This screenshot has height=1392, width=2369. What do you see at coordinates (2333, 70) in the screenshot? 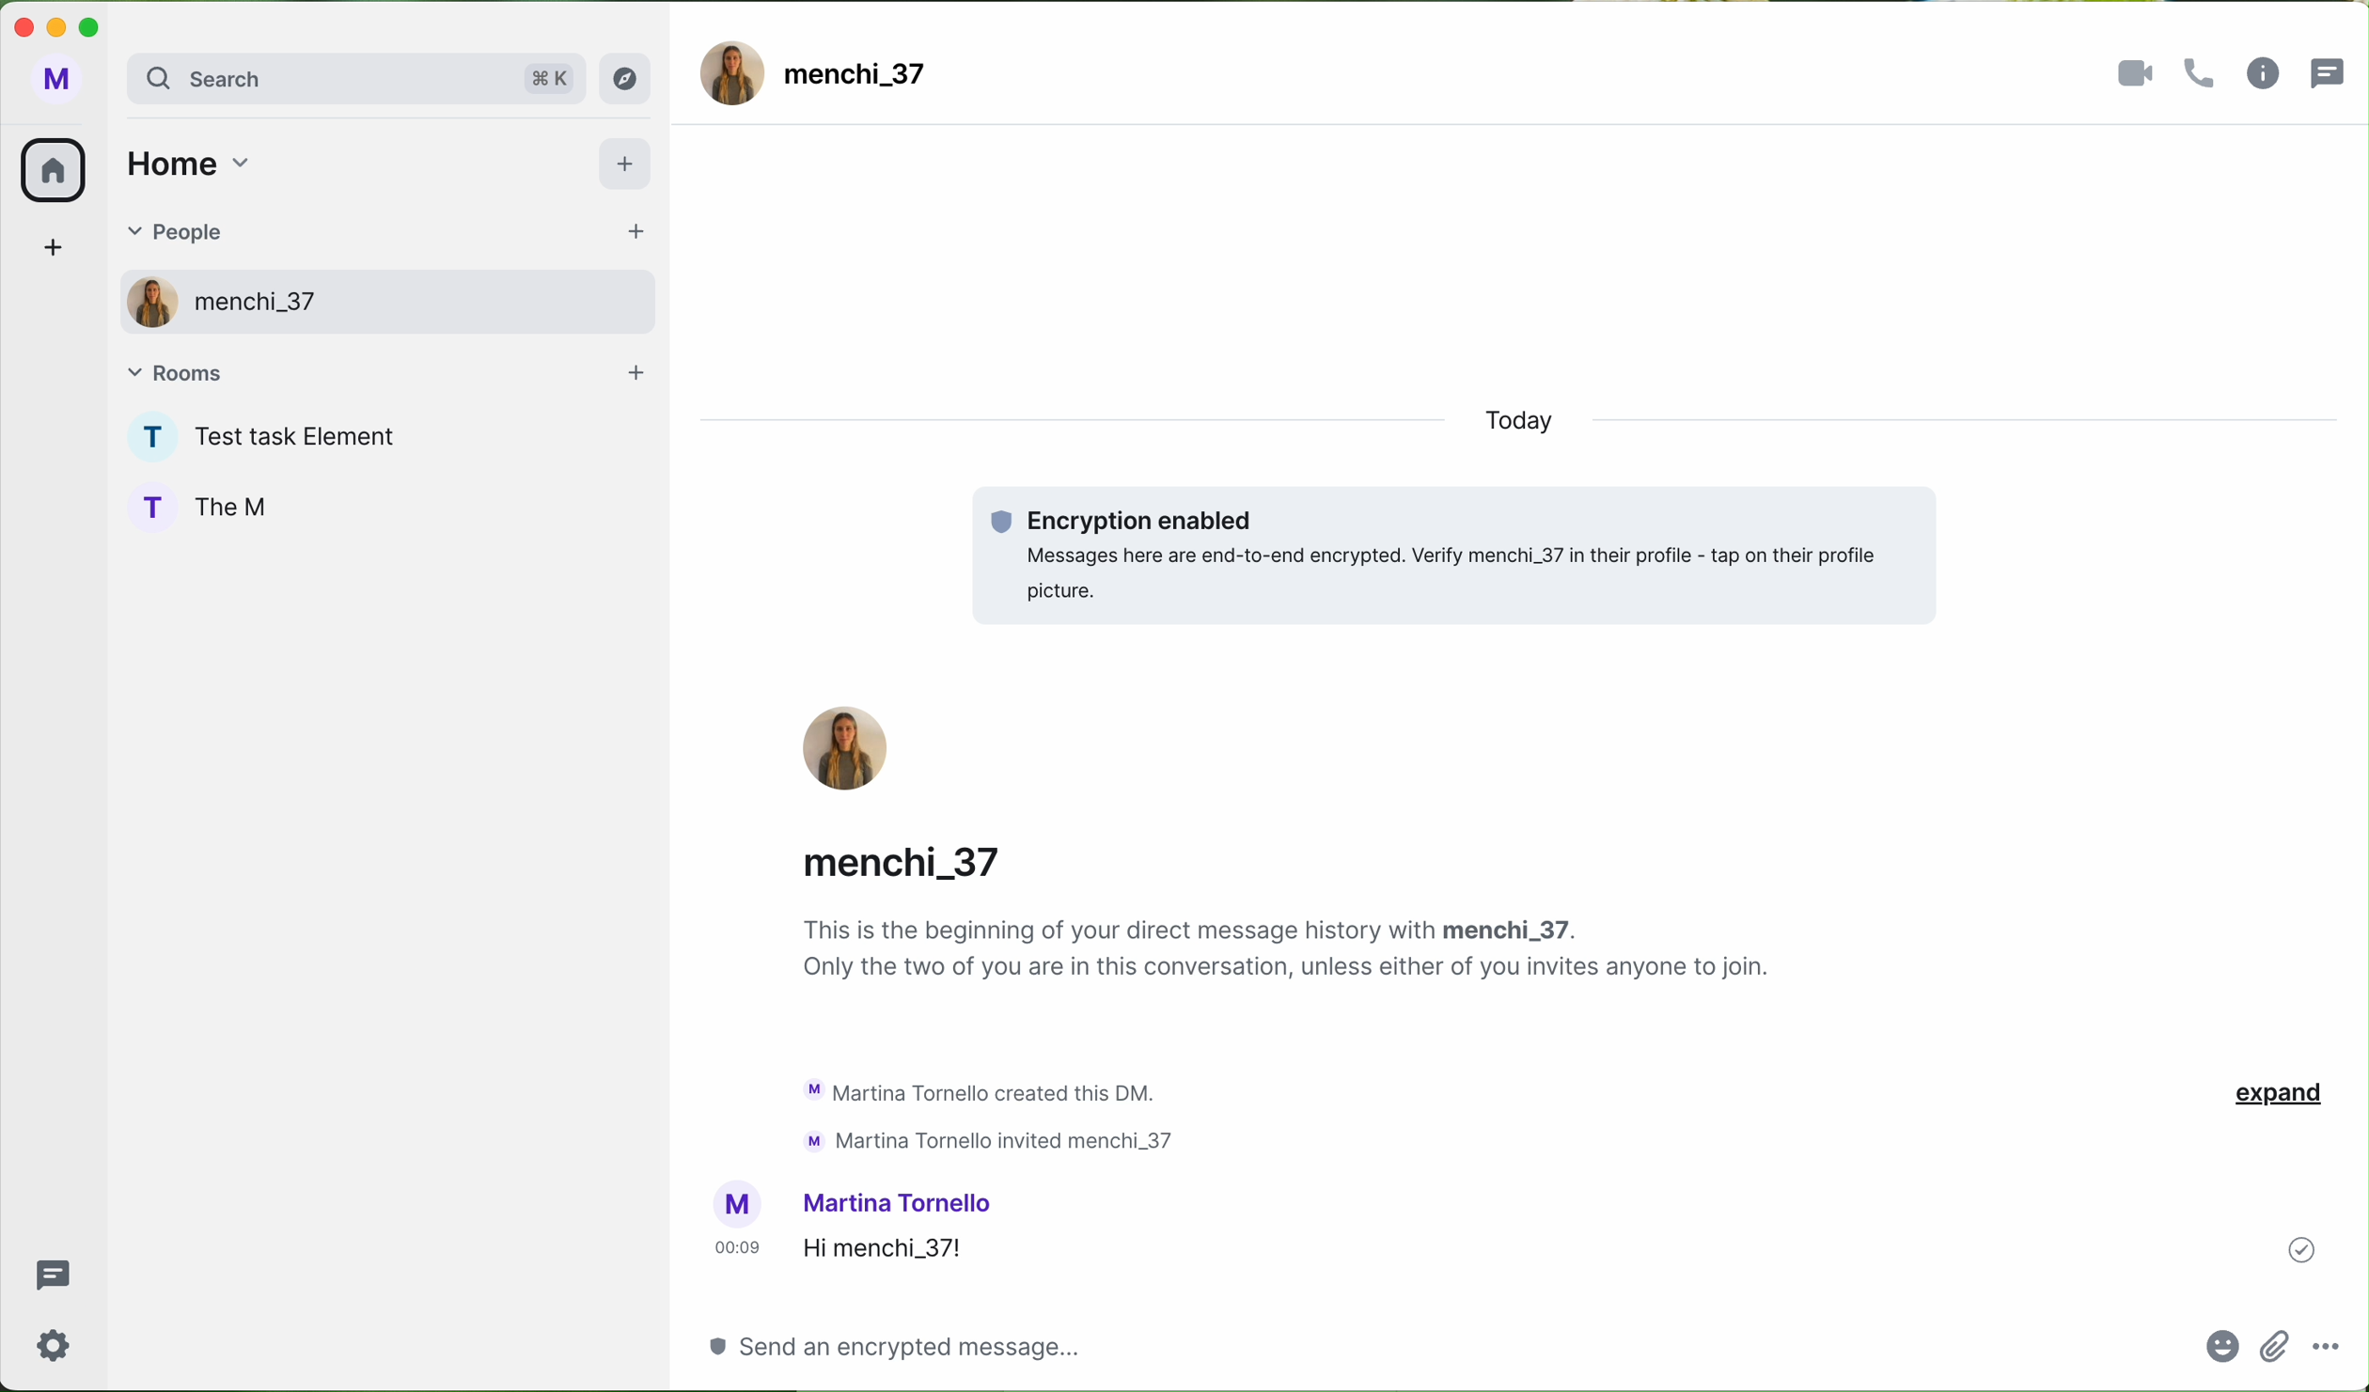
I see `threads` at bounding box center [2333, 70].